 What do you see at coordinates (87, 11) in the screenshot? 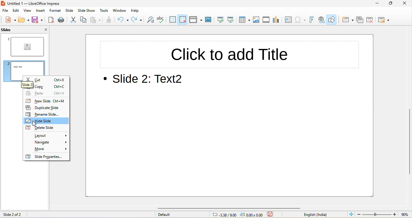
I see `slide show` at bounding box center [87, 11].